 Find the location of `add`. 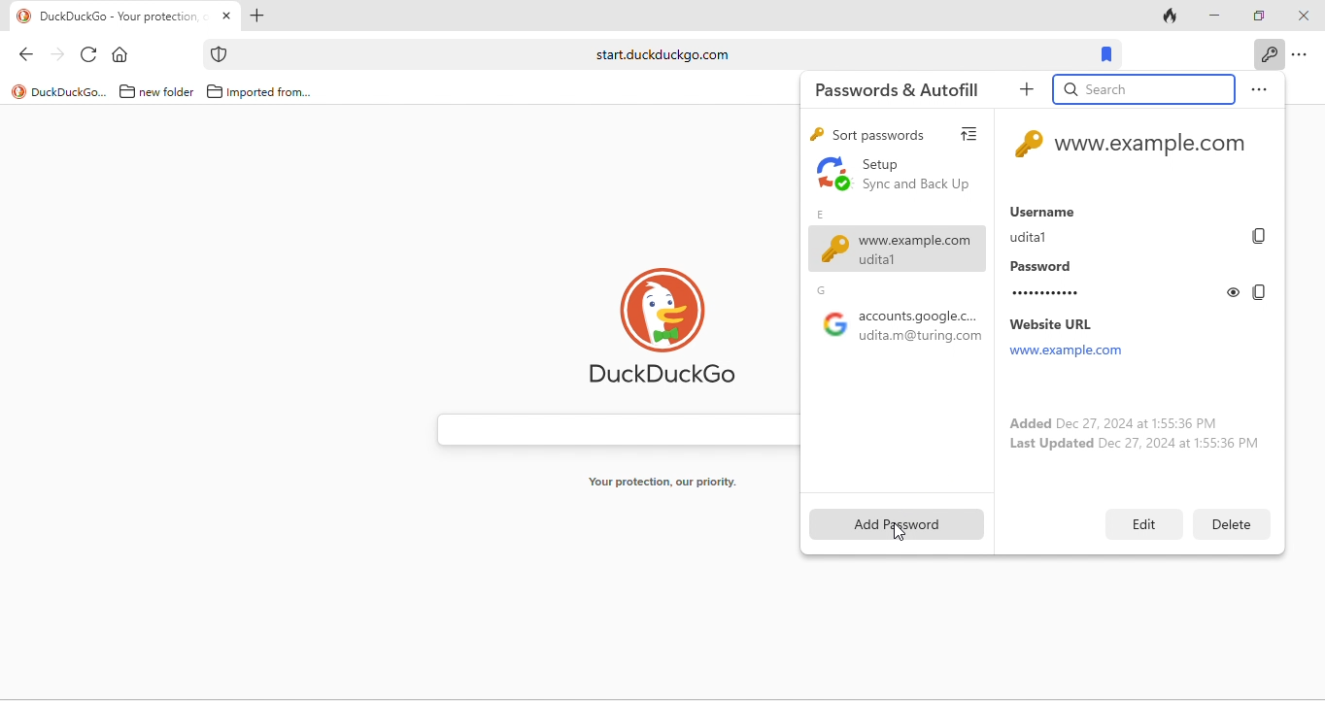

add is located at coordinates (1030, 90).